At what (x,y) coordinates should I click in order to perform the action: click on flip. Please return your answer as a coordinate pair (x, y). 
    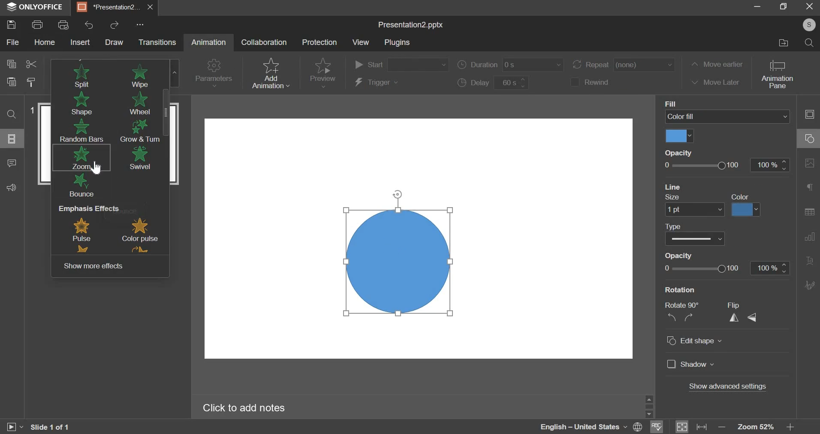
    Looking at the image, I should click on (743, 313).